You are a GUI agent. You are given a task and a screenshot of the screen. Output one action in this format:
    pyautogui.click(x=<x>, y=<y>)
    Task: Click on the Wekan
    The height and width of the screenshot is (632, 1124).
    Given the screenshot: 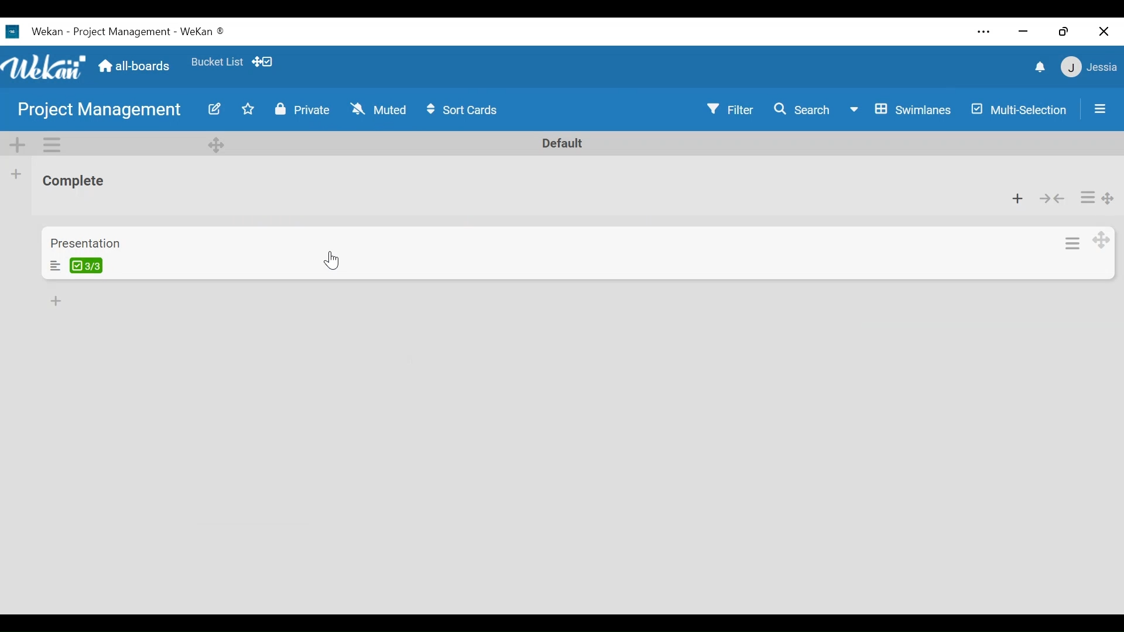 What is the action you would take?
    pyautogui.click(x=203, y=33)
    